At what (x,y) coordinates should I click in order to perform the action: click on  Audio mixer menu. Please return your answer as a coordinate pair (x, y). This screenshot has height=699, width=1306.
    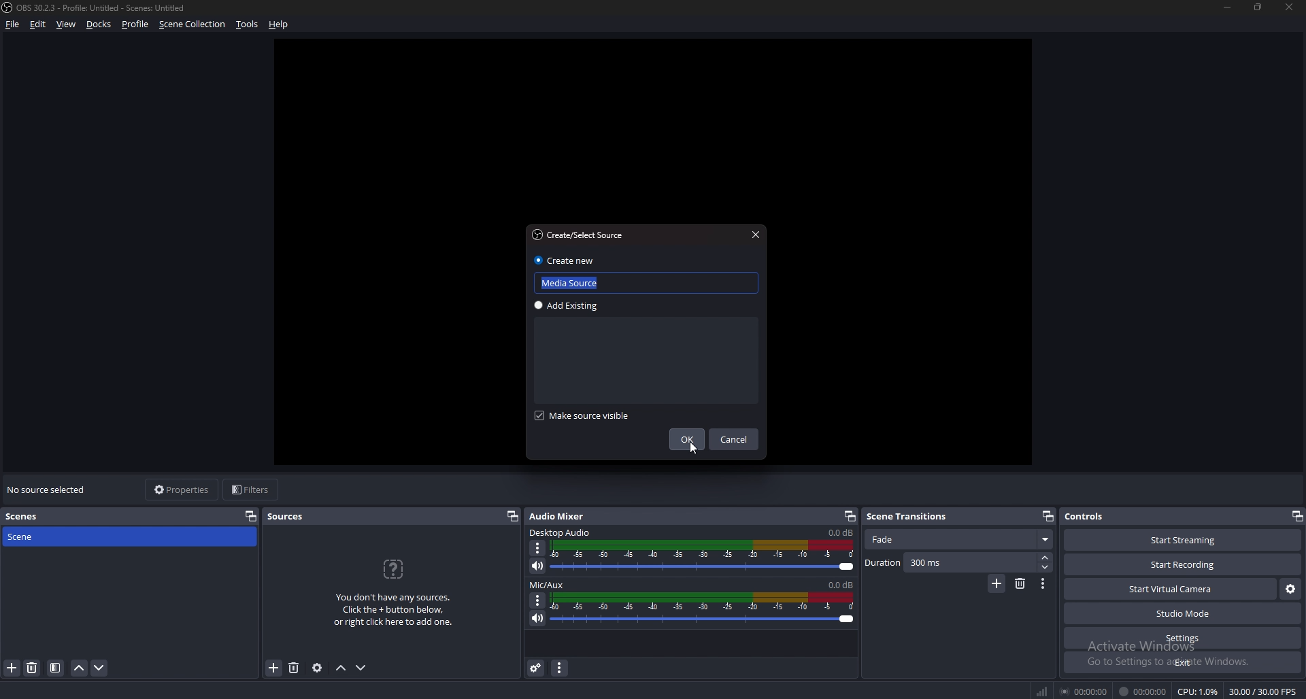
    Looking at the image, I should click on (559, 669).